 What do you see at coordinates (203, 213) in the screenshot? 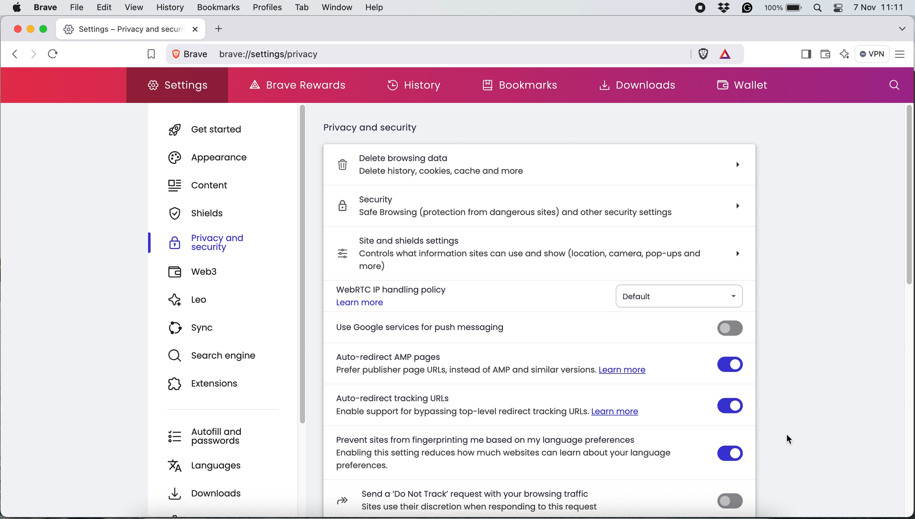
I see `shields` at bounding box center [203, 213].